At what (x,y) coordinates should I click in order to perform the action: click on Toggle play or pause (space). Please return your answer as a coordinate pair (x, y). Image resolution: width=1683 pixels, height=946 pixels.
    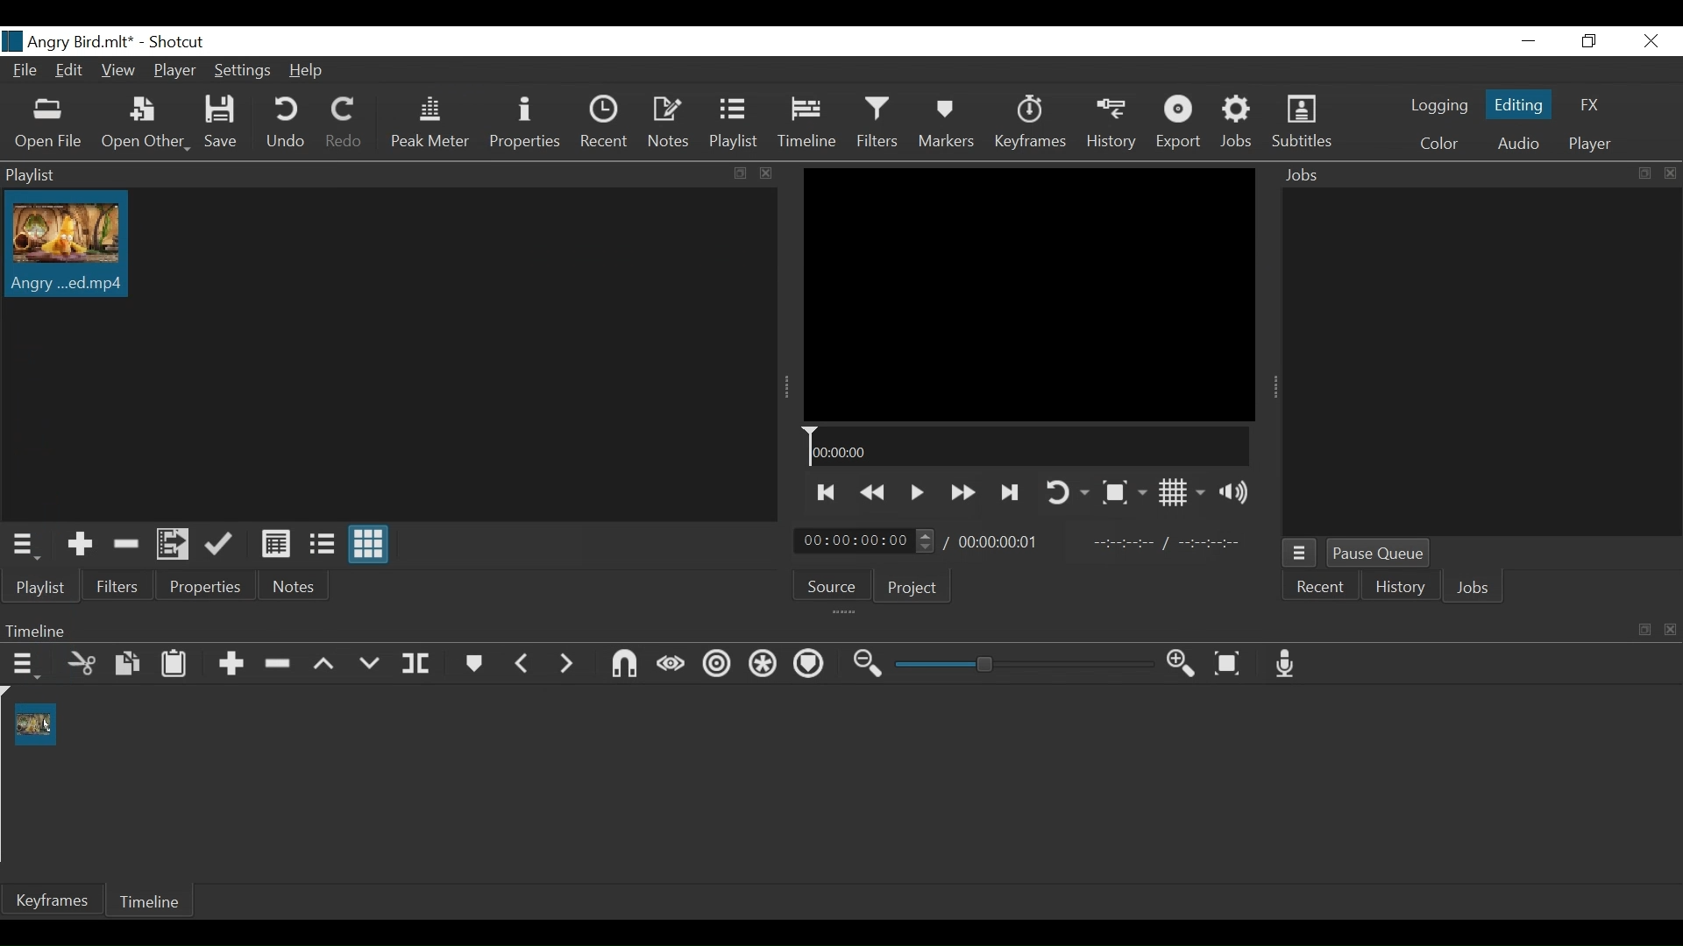
    Looking at the image, I should click on (916, 492).